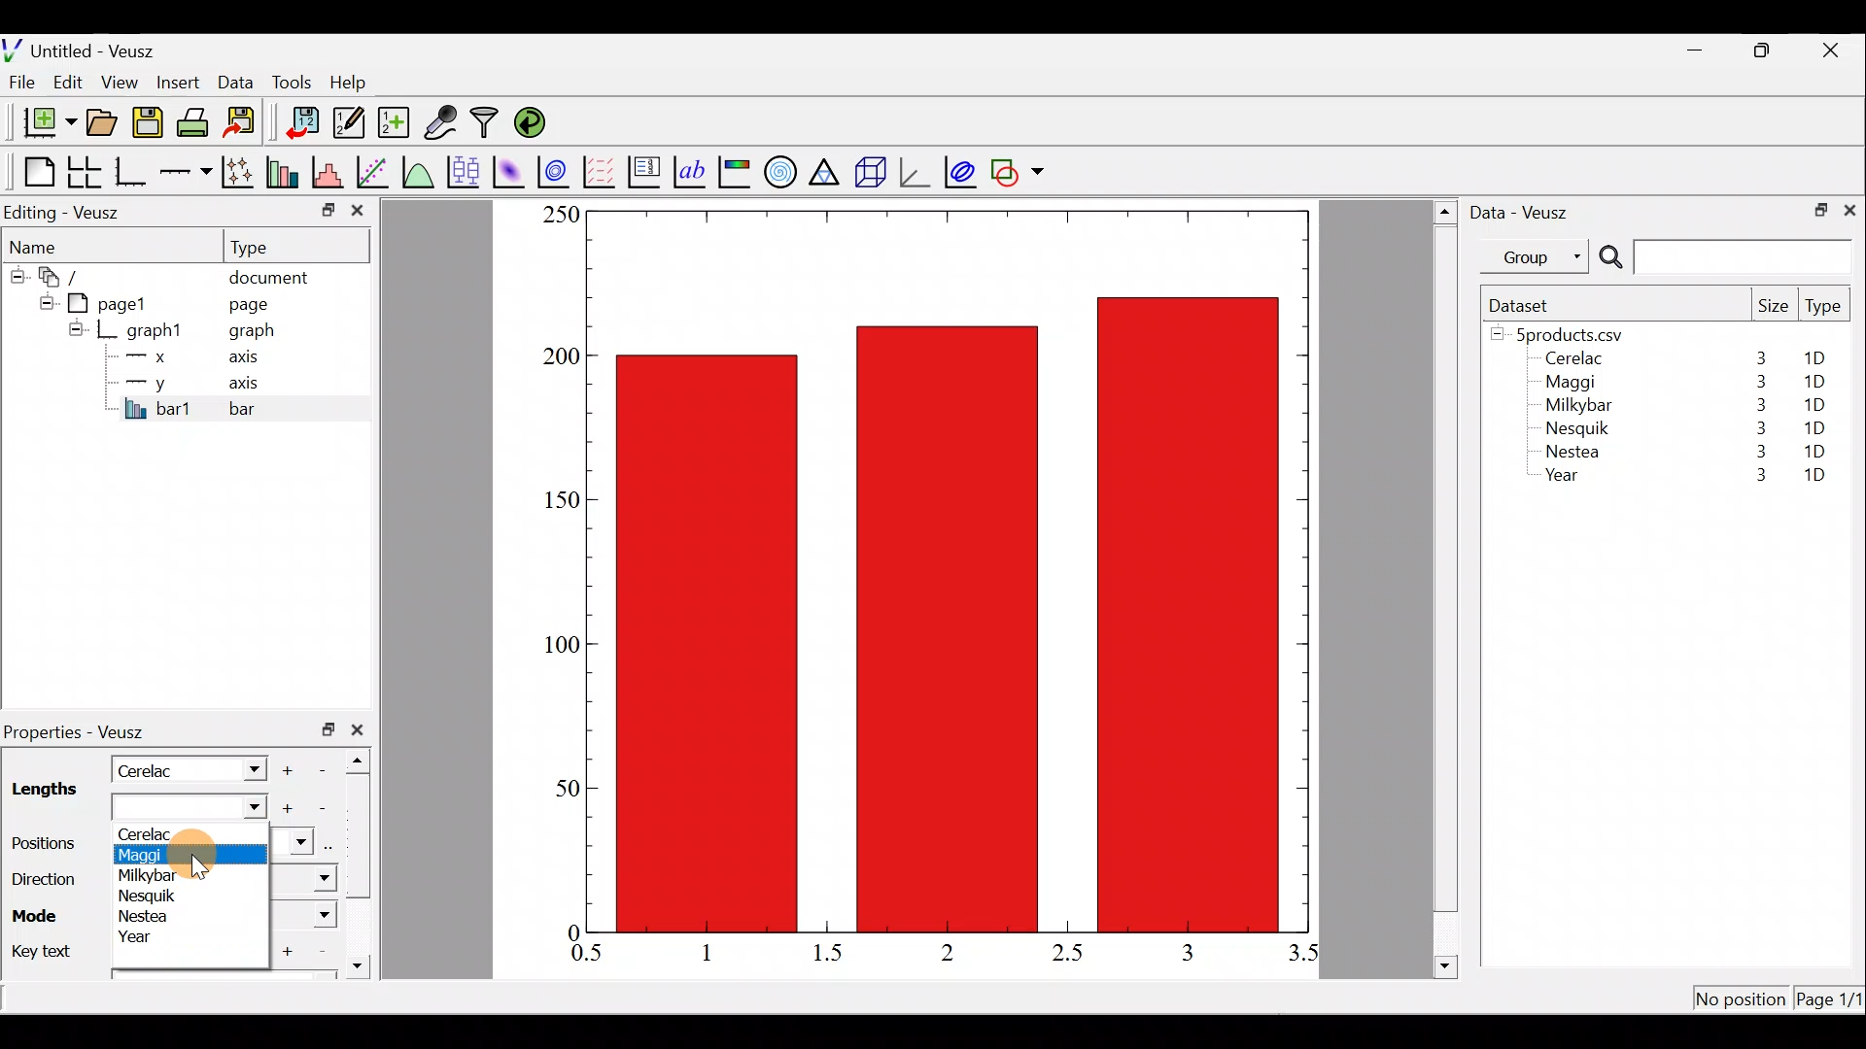 The height and width of the screenshot is (1049, 1866). Describe the element at coordinates (321, 952) in the screenshot. I see `Remove item` at that location.